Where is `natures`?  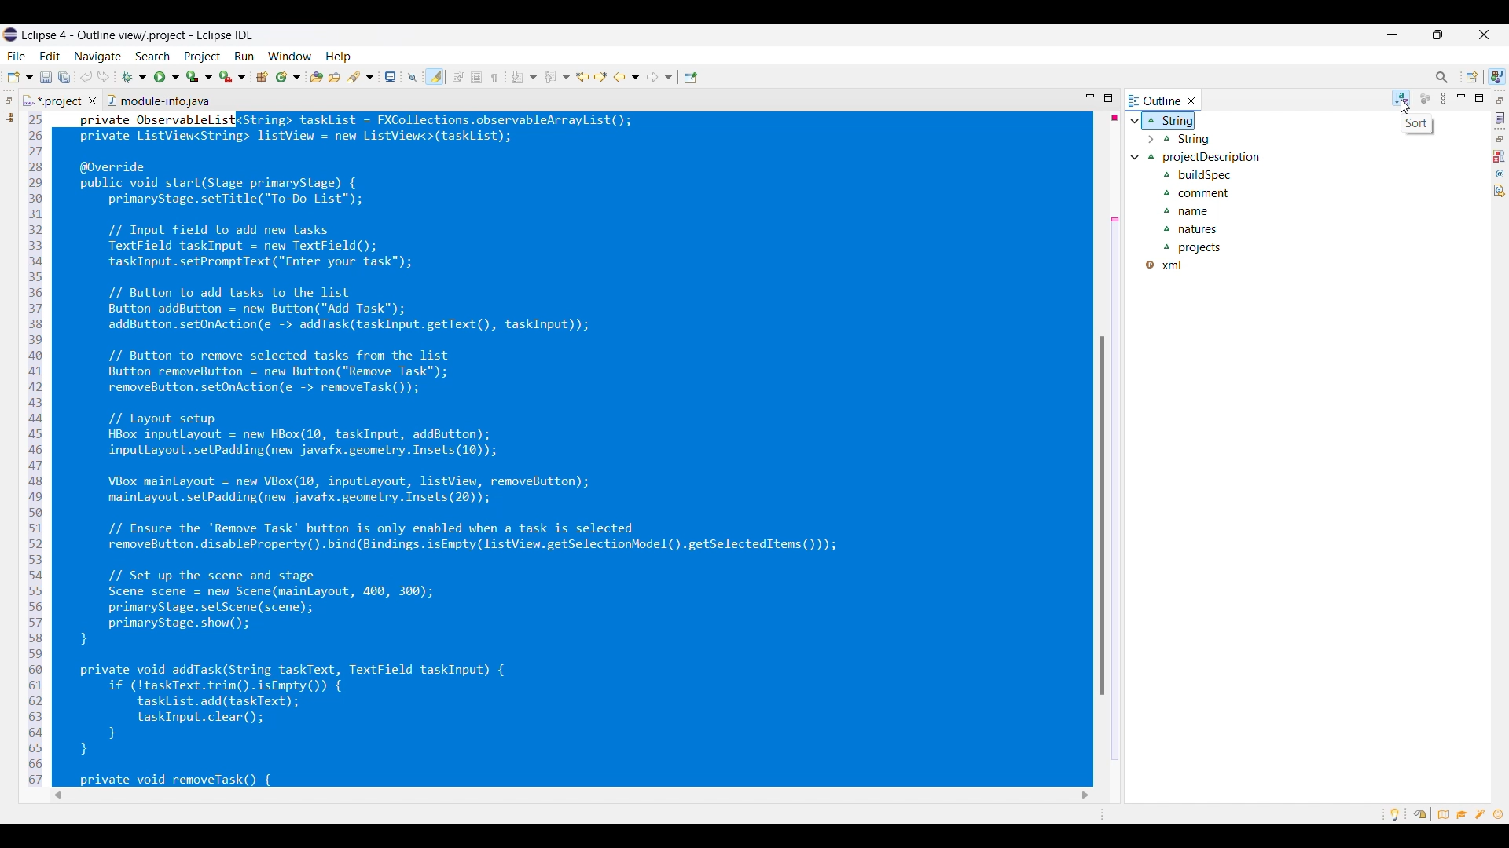 natures is located at coordinates (1196, 230).